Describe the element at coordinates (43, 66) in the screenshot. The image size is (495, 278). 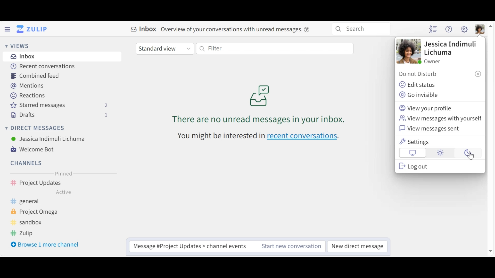
I see `Recent Conversations` at that location.